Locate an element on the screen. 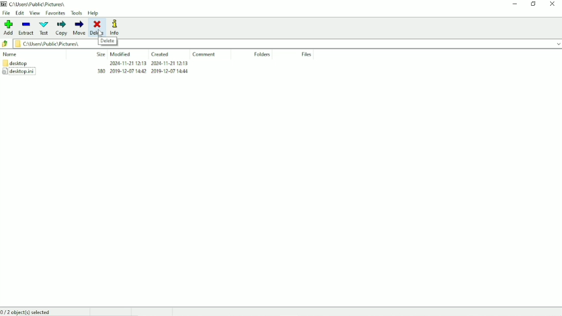 The image size is (562, 316). desktop is located at coordinates (18, 63).